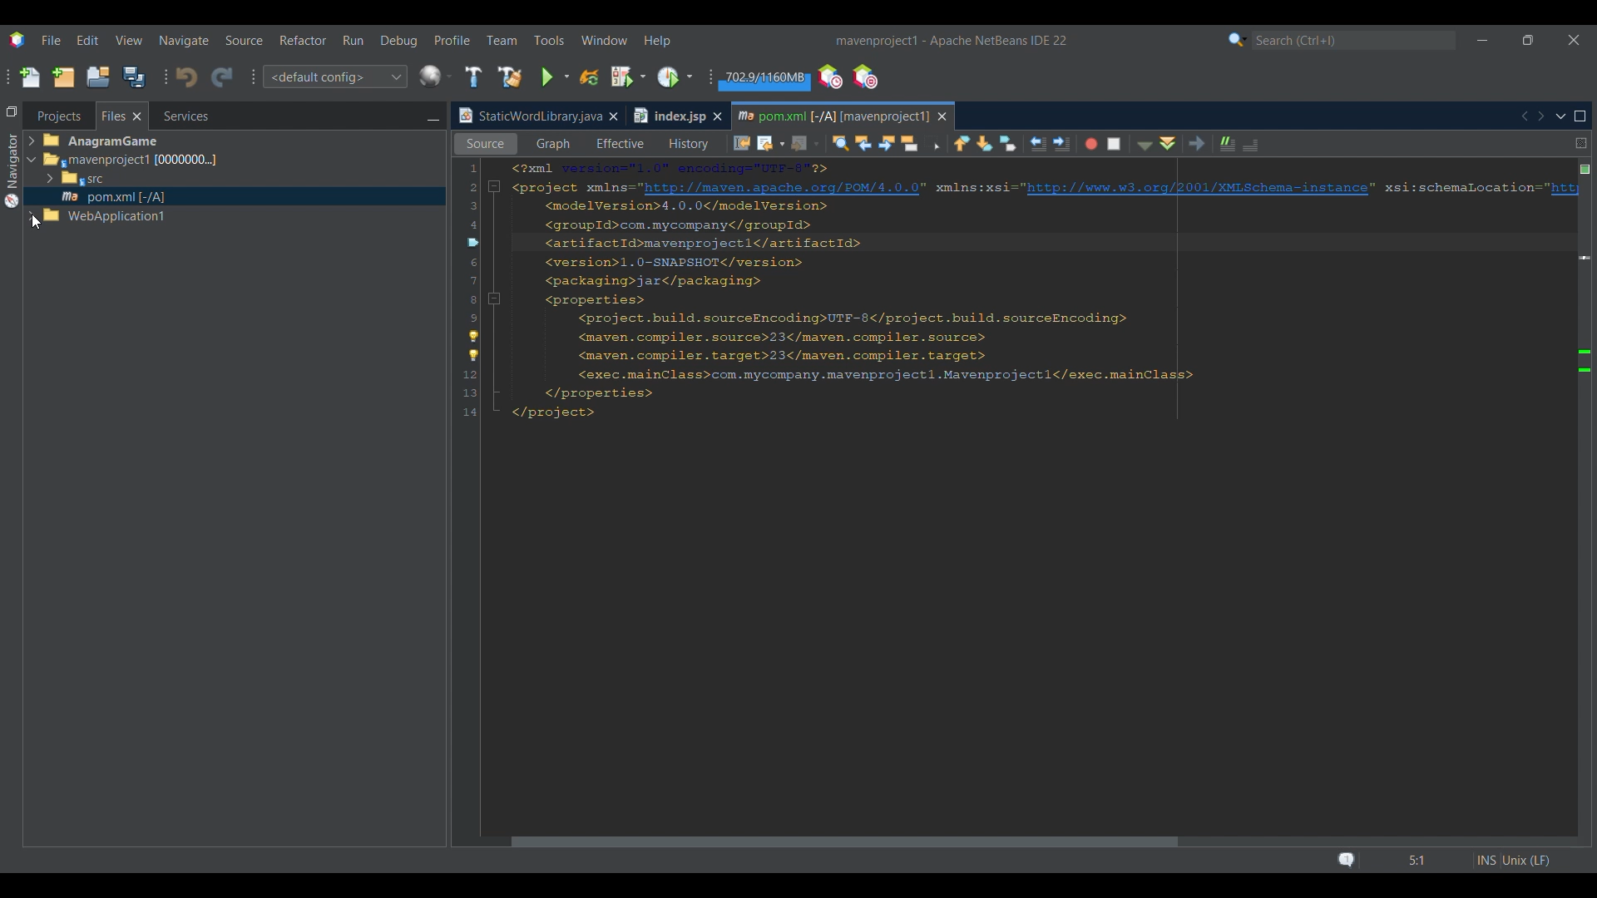  What do you see at coordinates (1354, 41) in the screenshot?
I see `Search` at bounding box center [1354, 41].